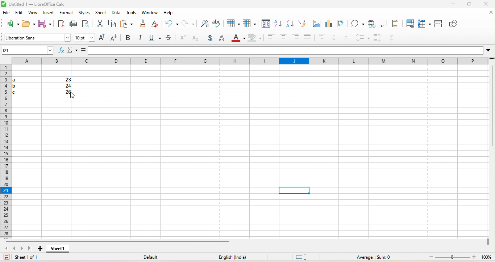 Image resolution: width=495 pixels, height=262 pixels. Describe the element at coordinates (49, 13) in the screenshot. I see `insert` at that location.